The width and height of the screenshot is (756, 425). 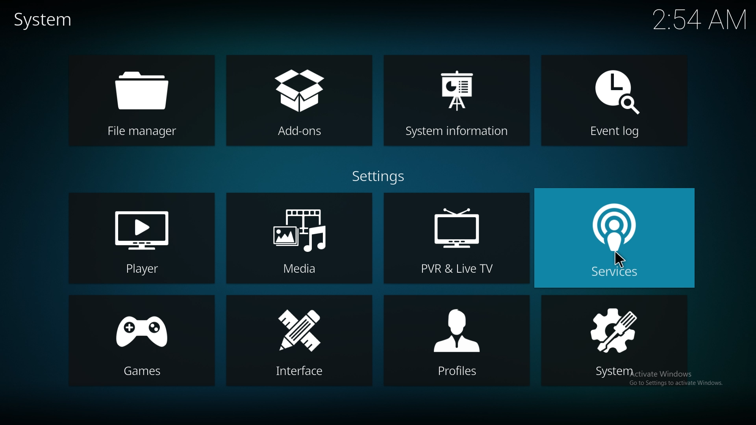 I want to click on 2:54 AM, so click(x=700, y=21).